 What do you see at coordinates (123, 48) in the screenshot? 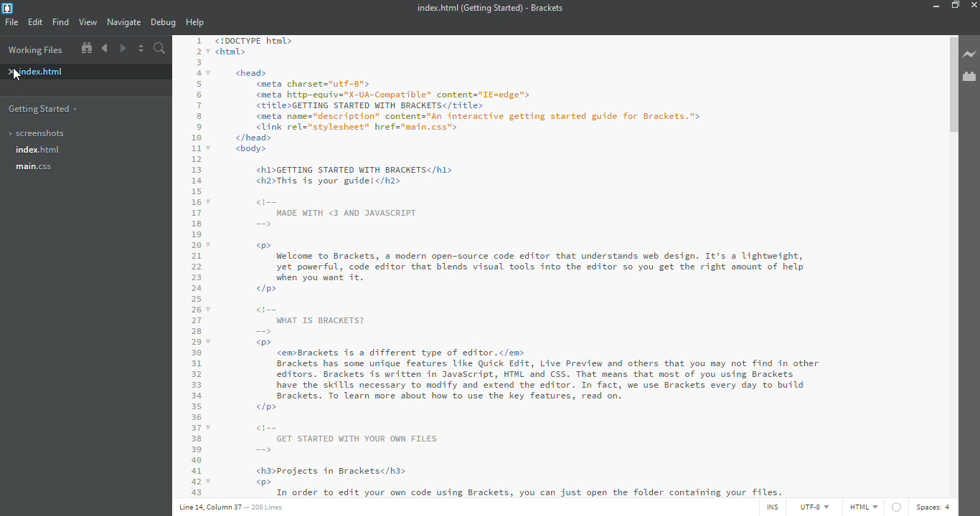
I see `next` at bounding box center [123, 48].